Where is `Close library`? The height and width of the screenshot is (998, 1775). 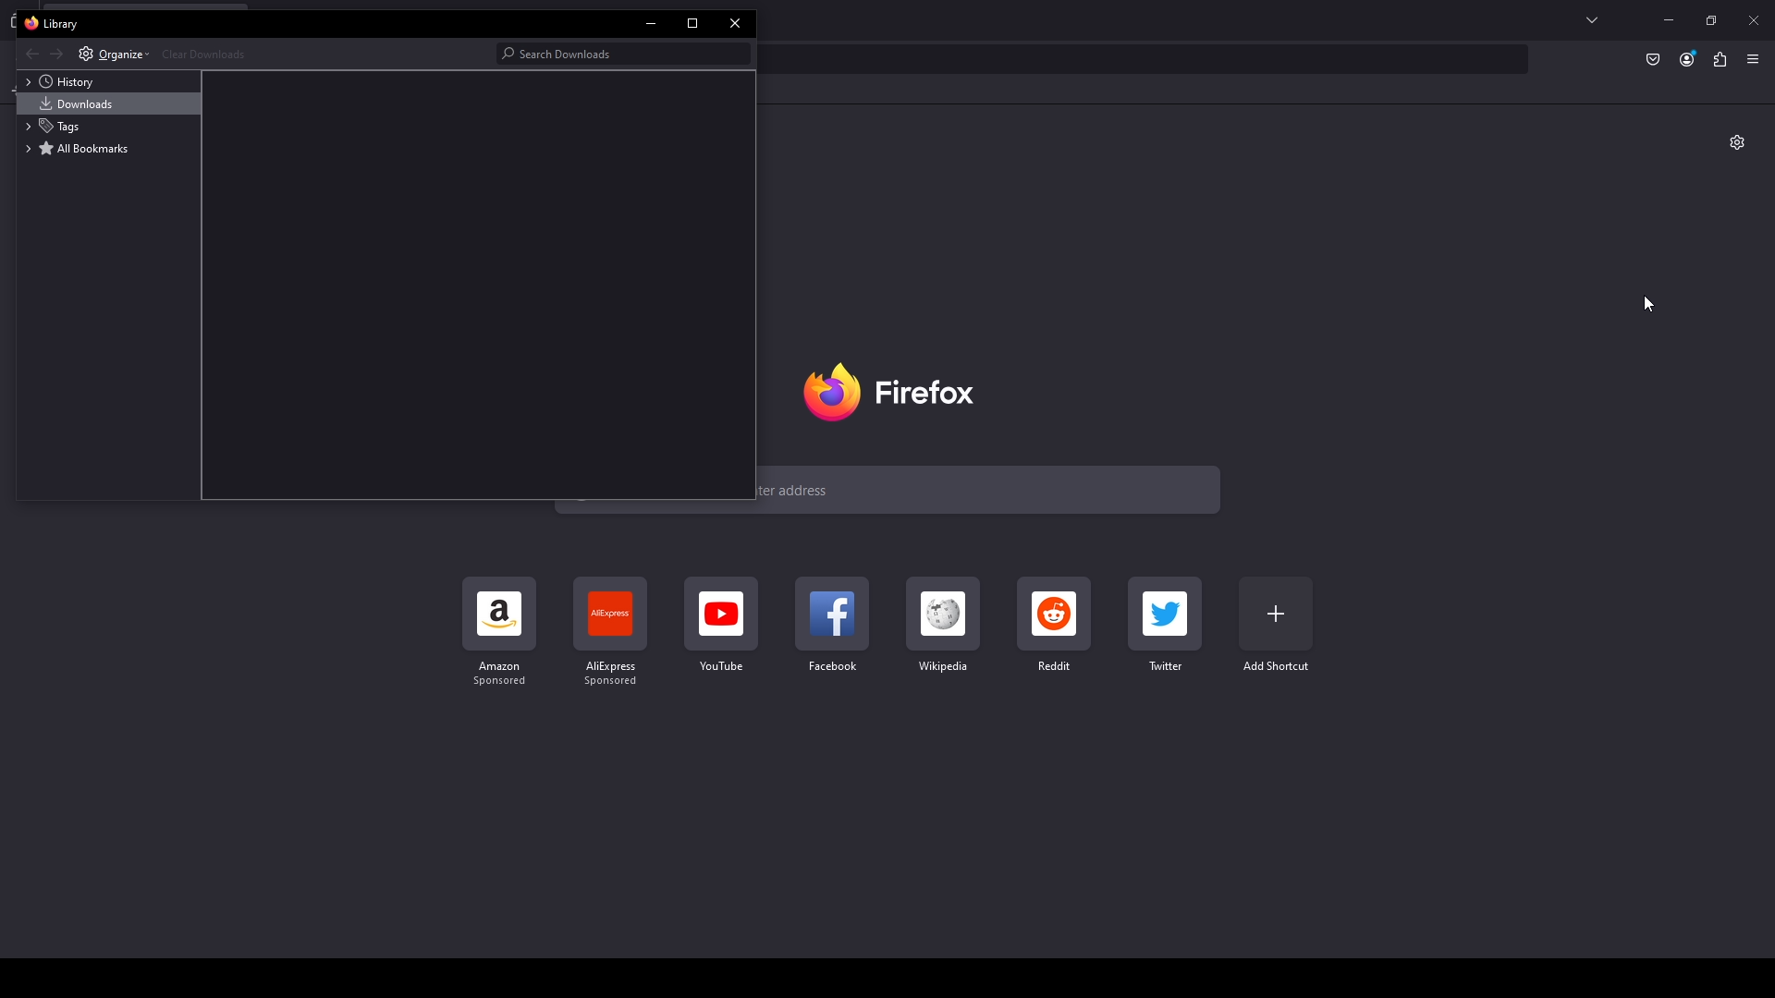
Close library is located at coordinates (735, 20).